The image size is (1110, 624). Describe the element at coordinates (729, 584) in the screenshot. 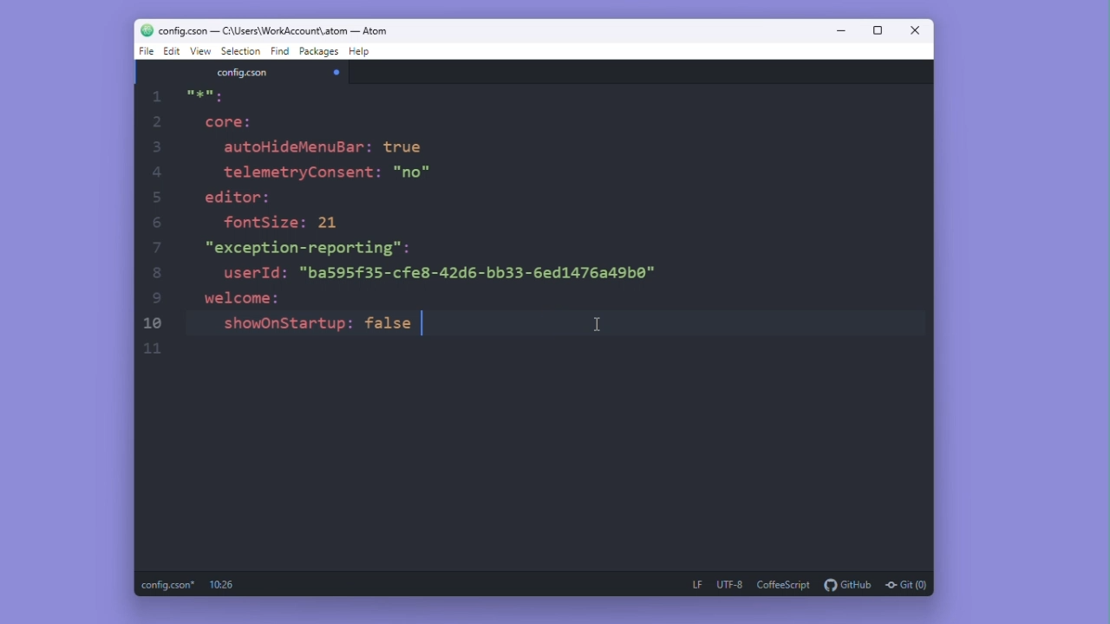

I see `utf-8` at that location.